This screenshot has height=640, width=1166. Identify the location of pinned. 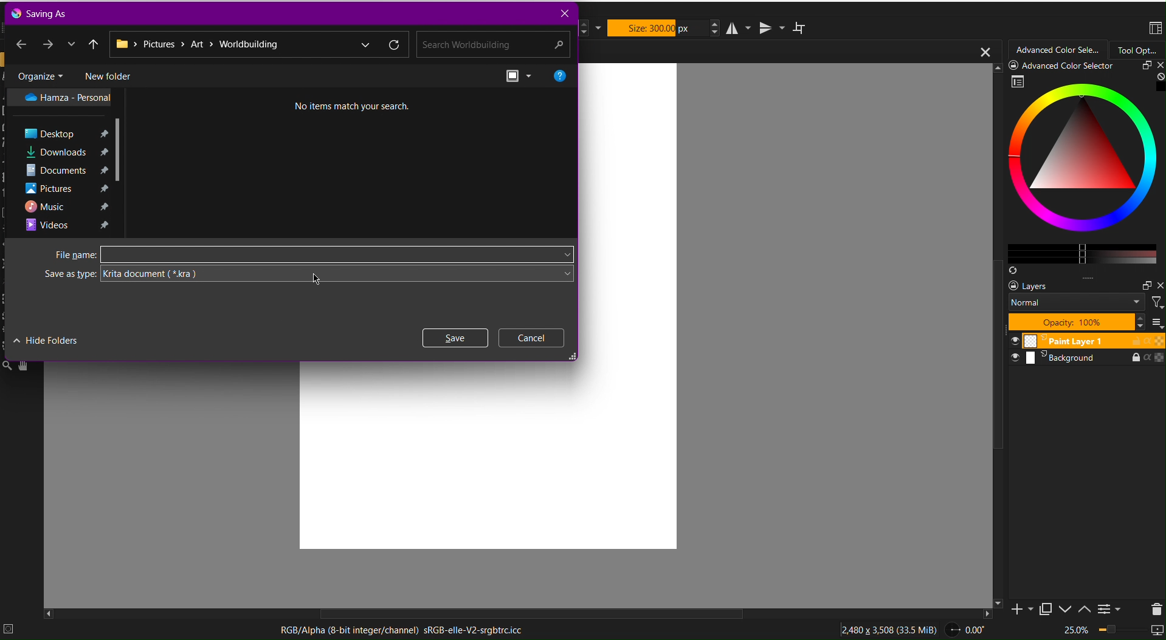
(101, 151).